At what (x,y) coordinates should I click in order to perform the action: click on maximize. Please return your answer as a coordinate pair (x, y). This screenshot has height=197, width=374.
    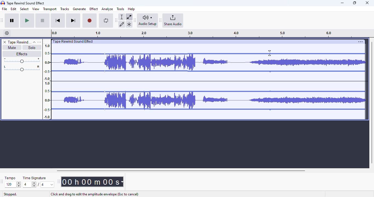
    Looking at the image, I should click on (355, 3).